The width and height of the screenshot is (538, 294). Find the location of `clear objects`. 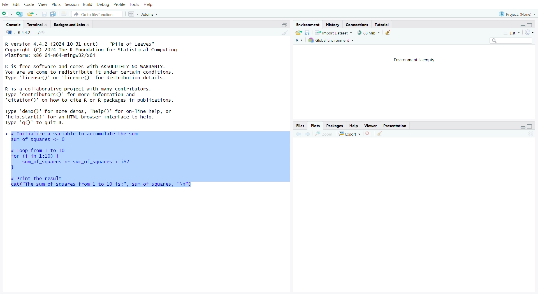

clear objects is located at coordinates (389, 33).